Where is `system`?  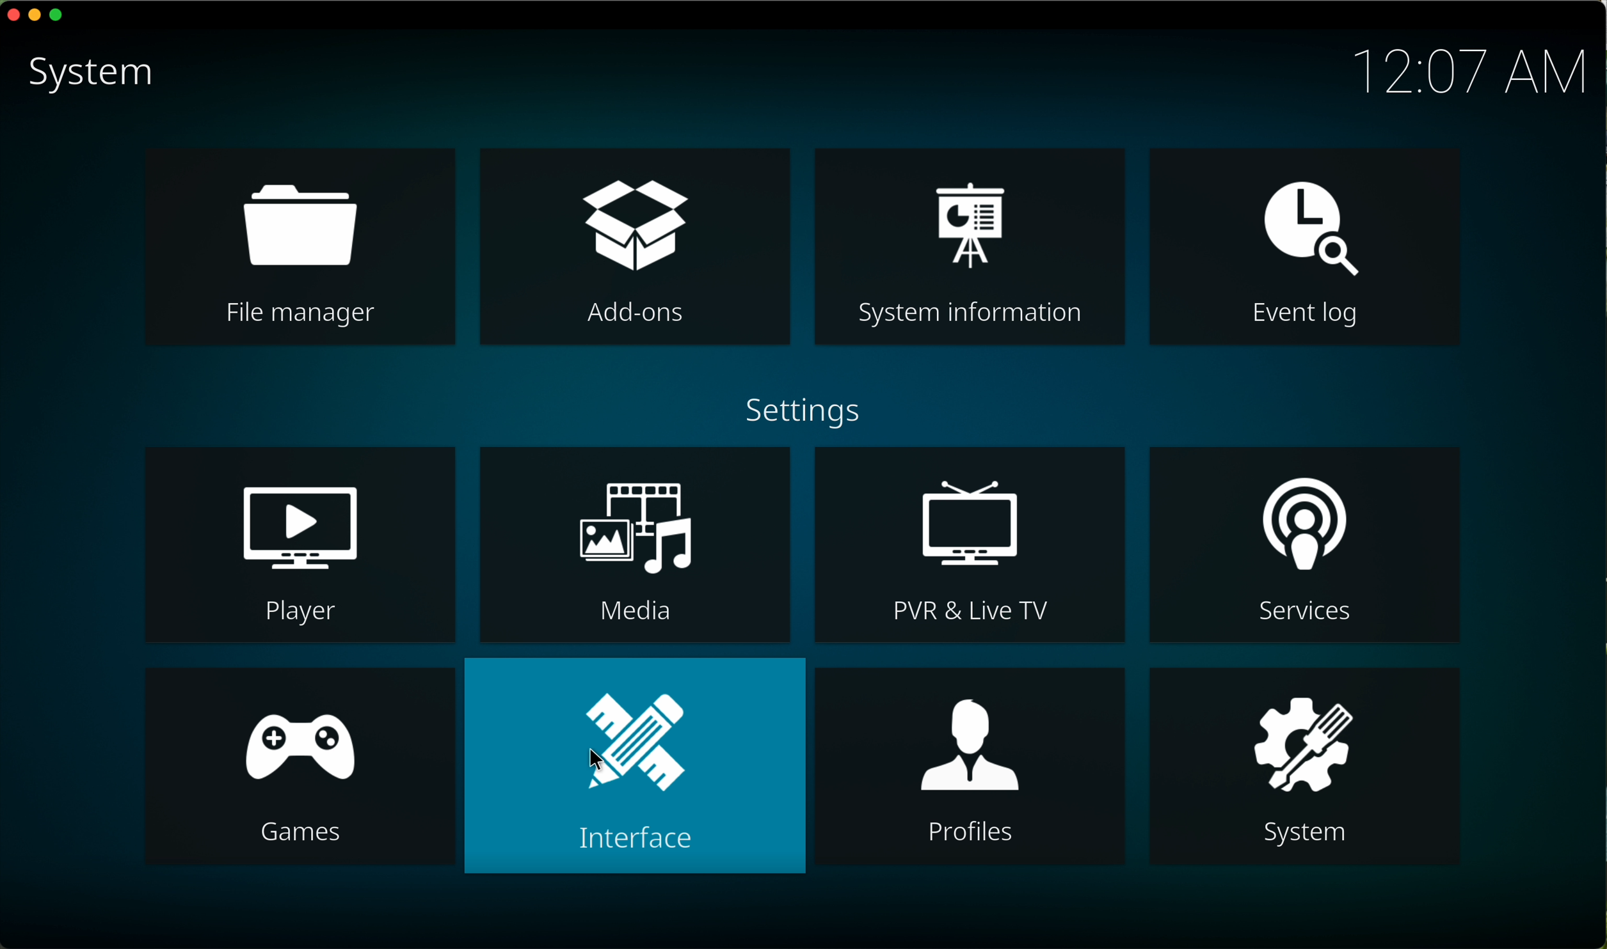
system is located at coordinates (1304, 767).